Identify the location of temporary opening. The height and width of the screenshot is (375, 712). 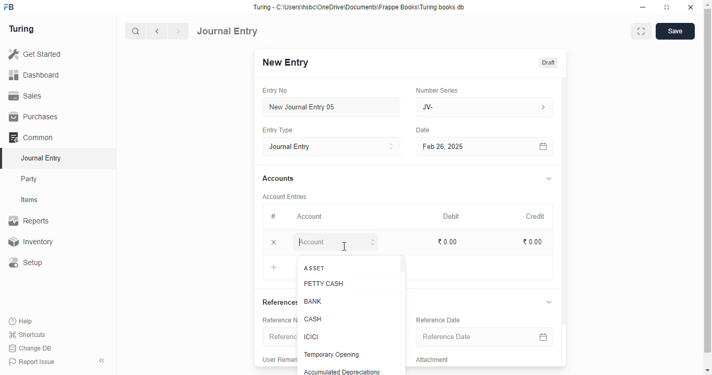
(331, 354).